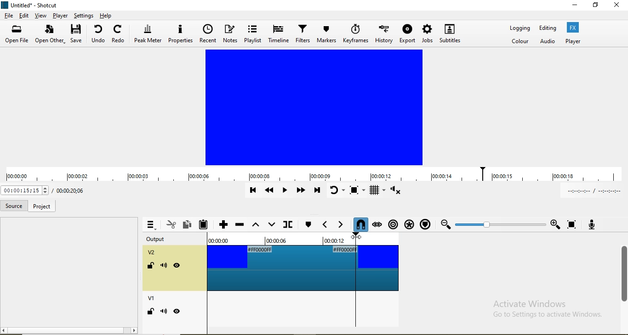 Image resolution: width=628 pixels, height=335 pixels. I want to click on , so click(337, 191).